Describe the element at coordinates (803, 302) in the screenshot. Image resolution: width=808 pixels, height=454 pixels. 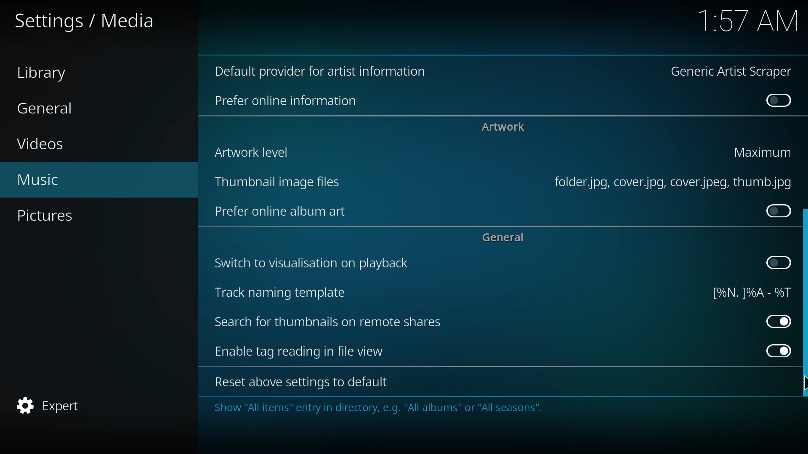
I see `scroll bar` at that location.